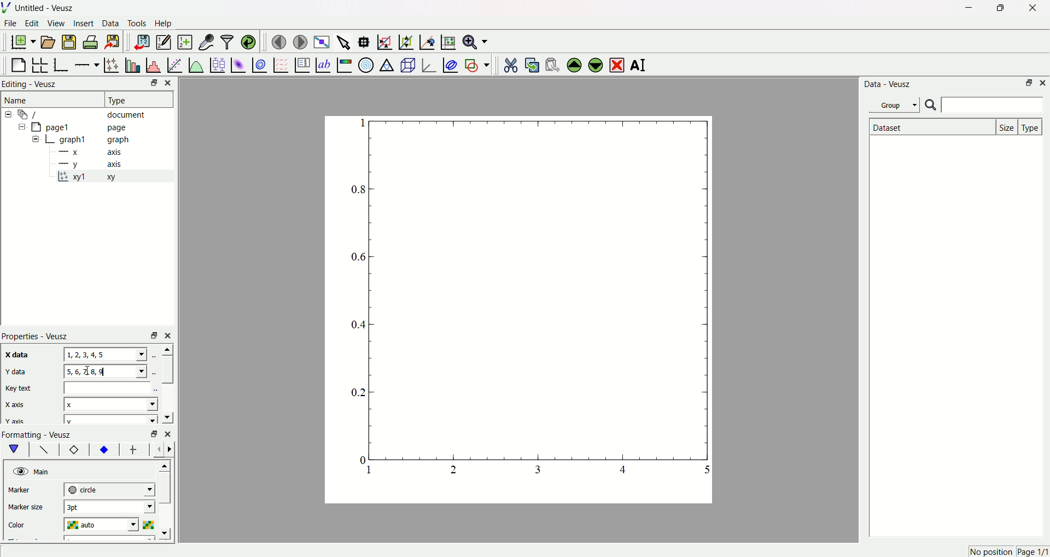  I want to click on Name, so click(18, 100).